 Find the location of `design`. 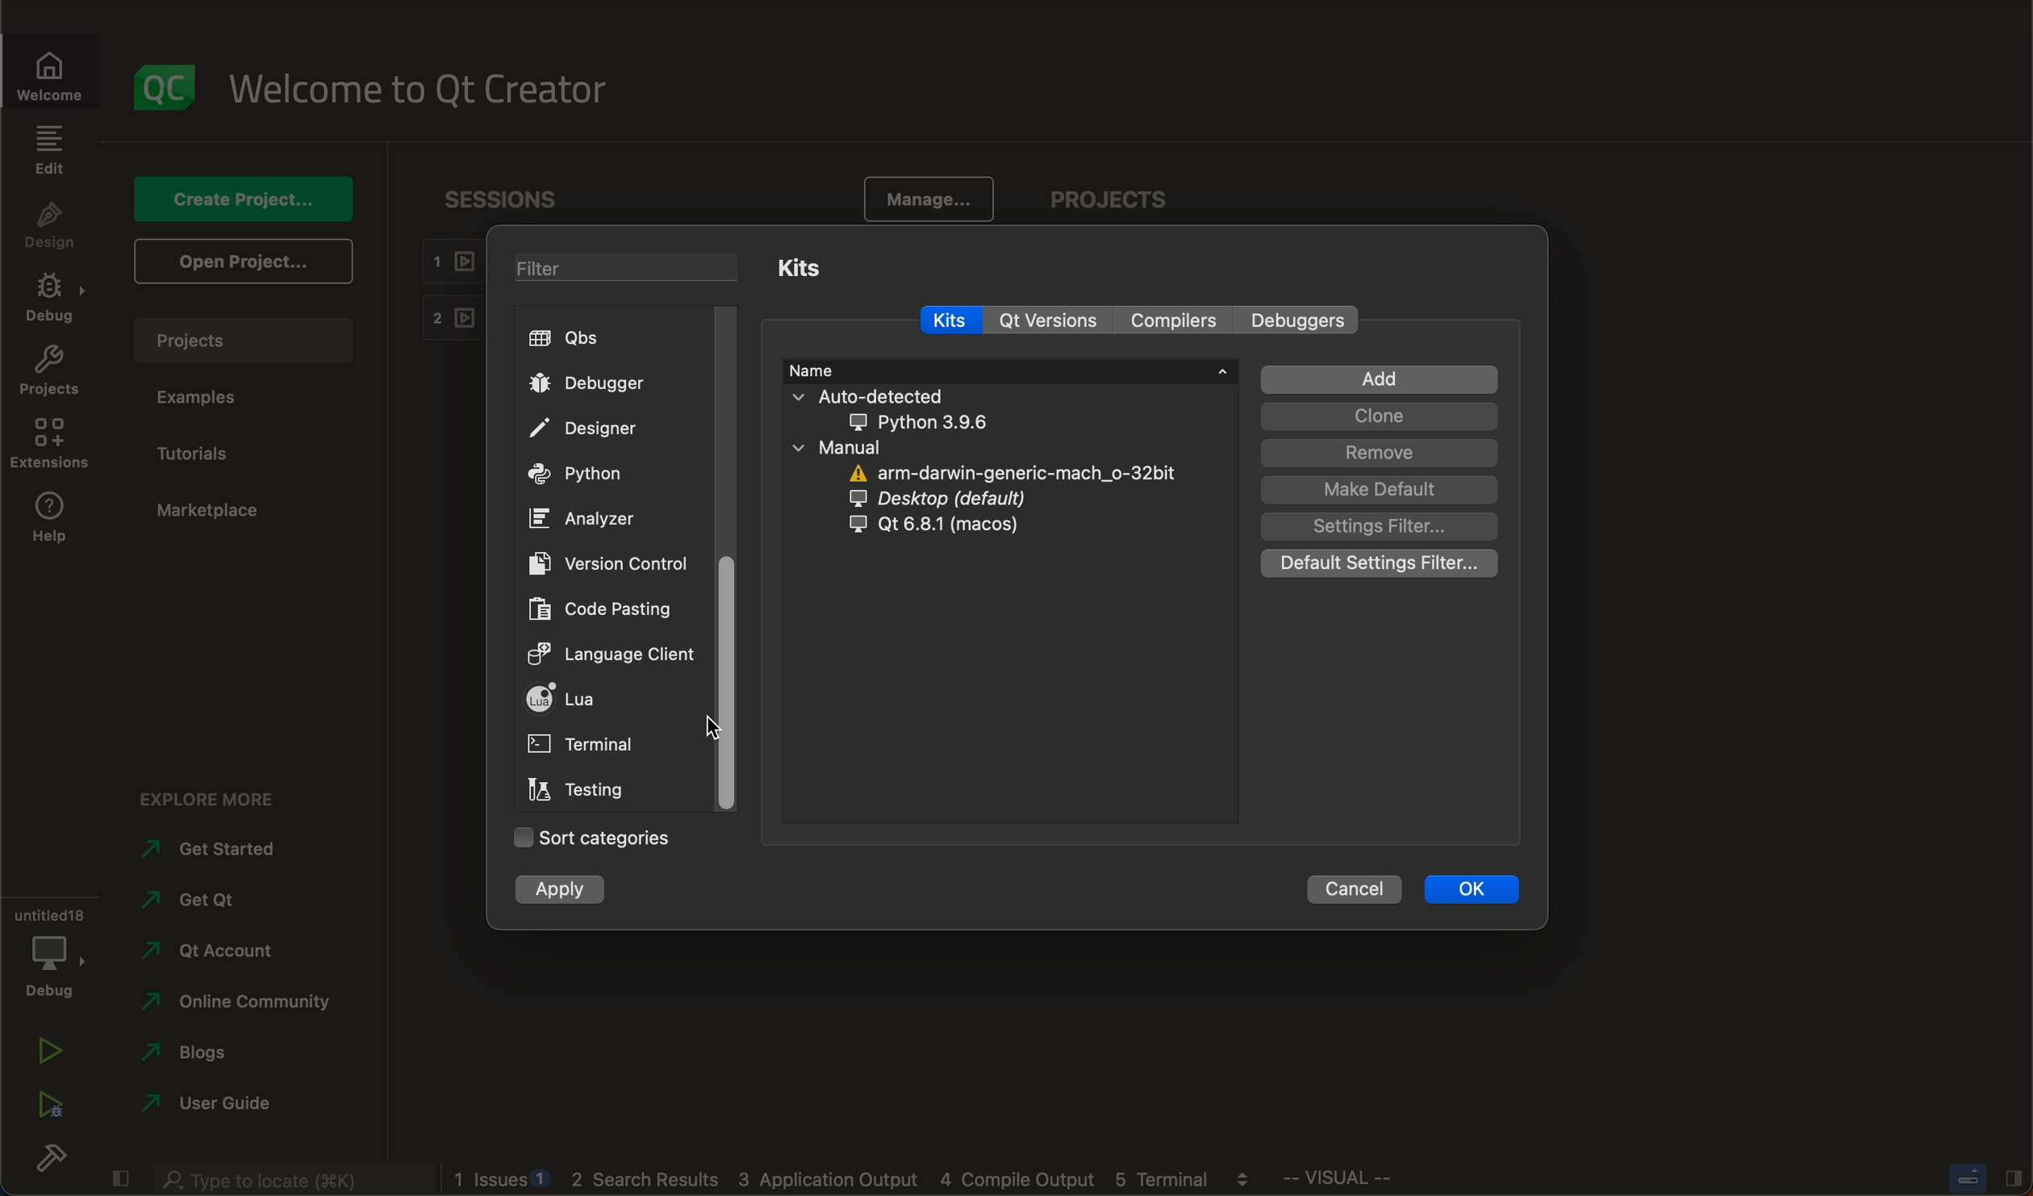

design is located at coordinates (54, 225).